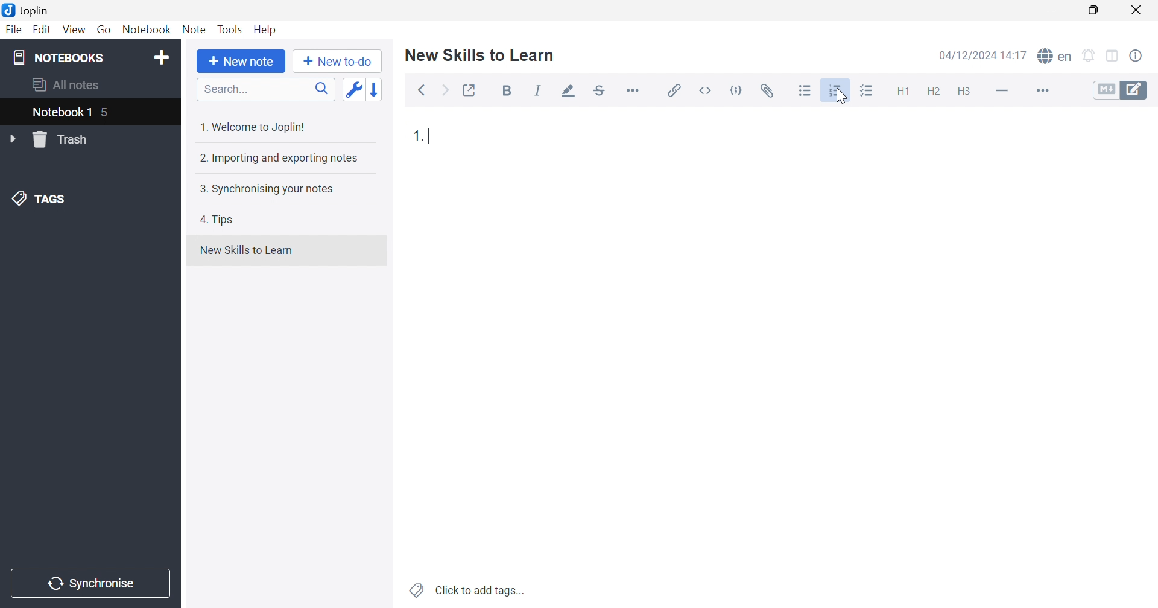 The height and width of the screenshot is (608, 1158). What do you see at coordinates (246, 250) in the screenshot?
I see `New Skills to Learn` at bounding box center [246, 250].